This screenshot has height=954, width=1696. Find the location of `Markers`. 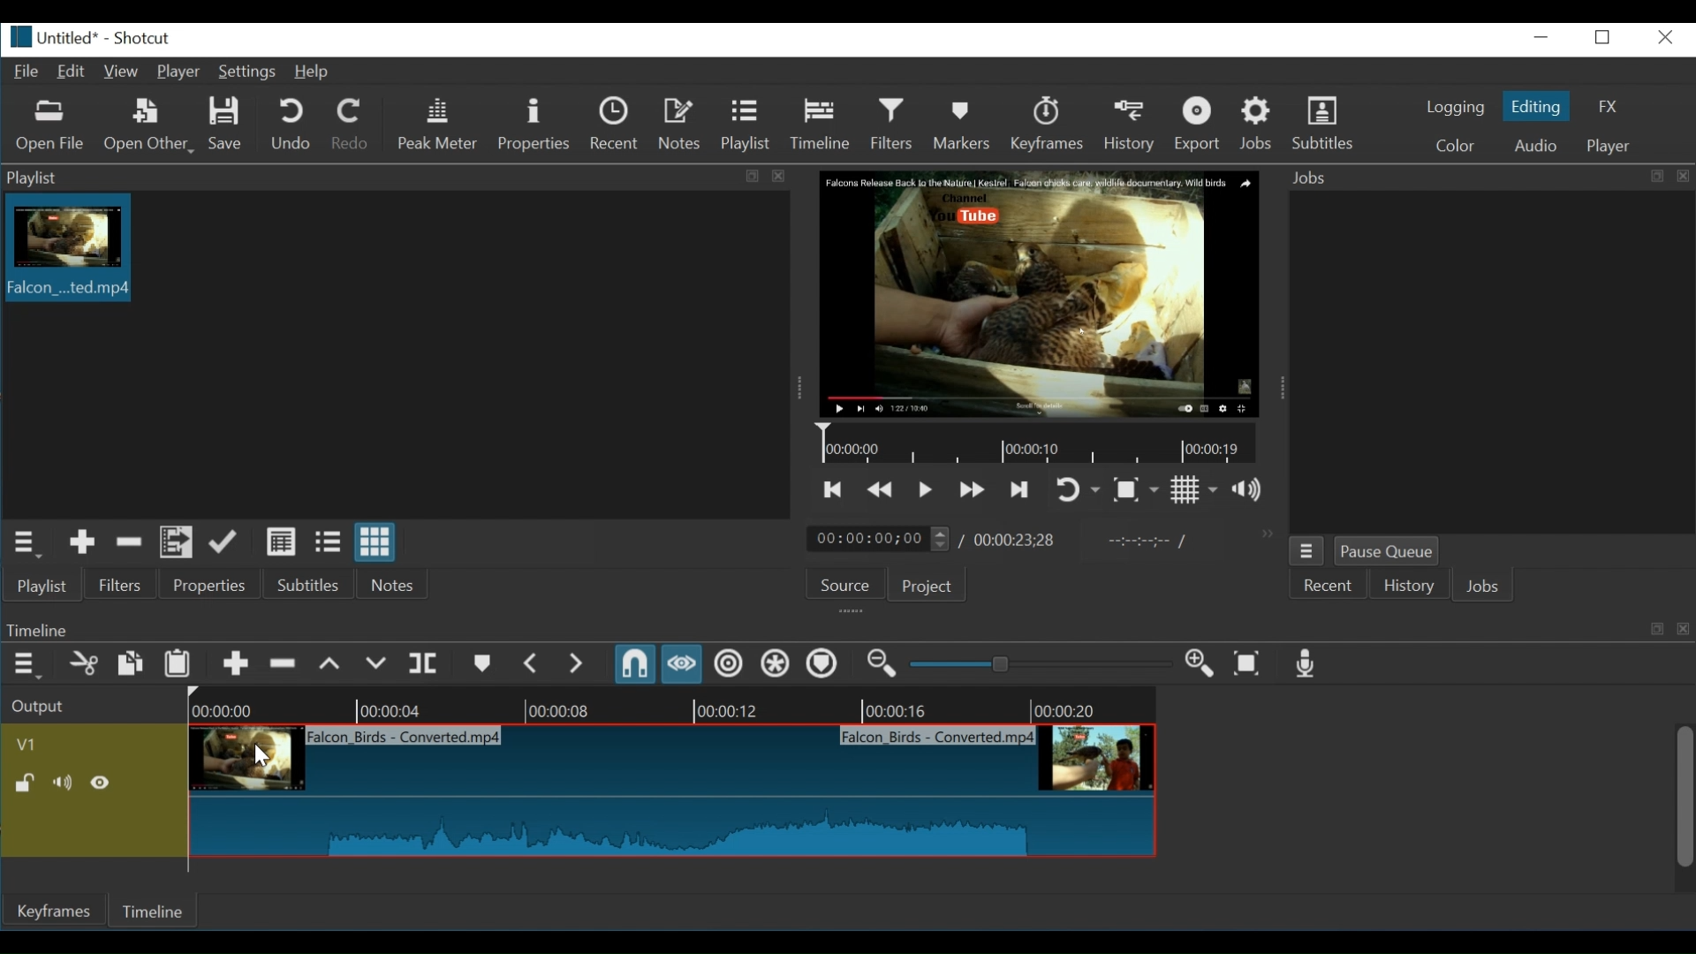

Markers is located at coordinates (963, 124).